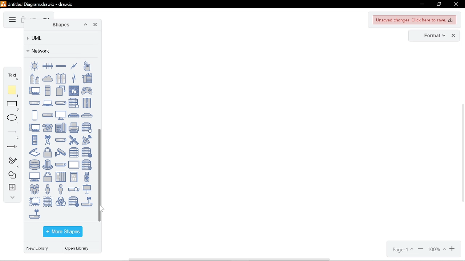 This screenshot has width=465, height=261. Describe the element at coordinates (87, 152) in the screenshot. I see `server storage` at that location.